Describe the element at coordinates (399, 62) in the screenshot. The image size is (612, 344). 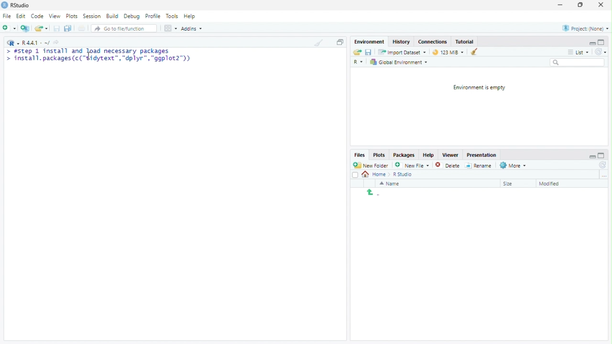
I see `Global Environment` at that location.